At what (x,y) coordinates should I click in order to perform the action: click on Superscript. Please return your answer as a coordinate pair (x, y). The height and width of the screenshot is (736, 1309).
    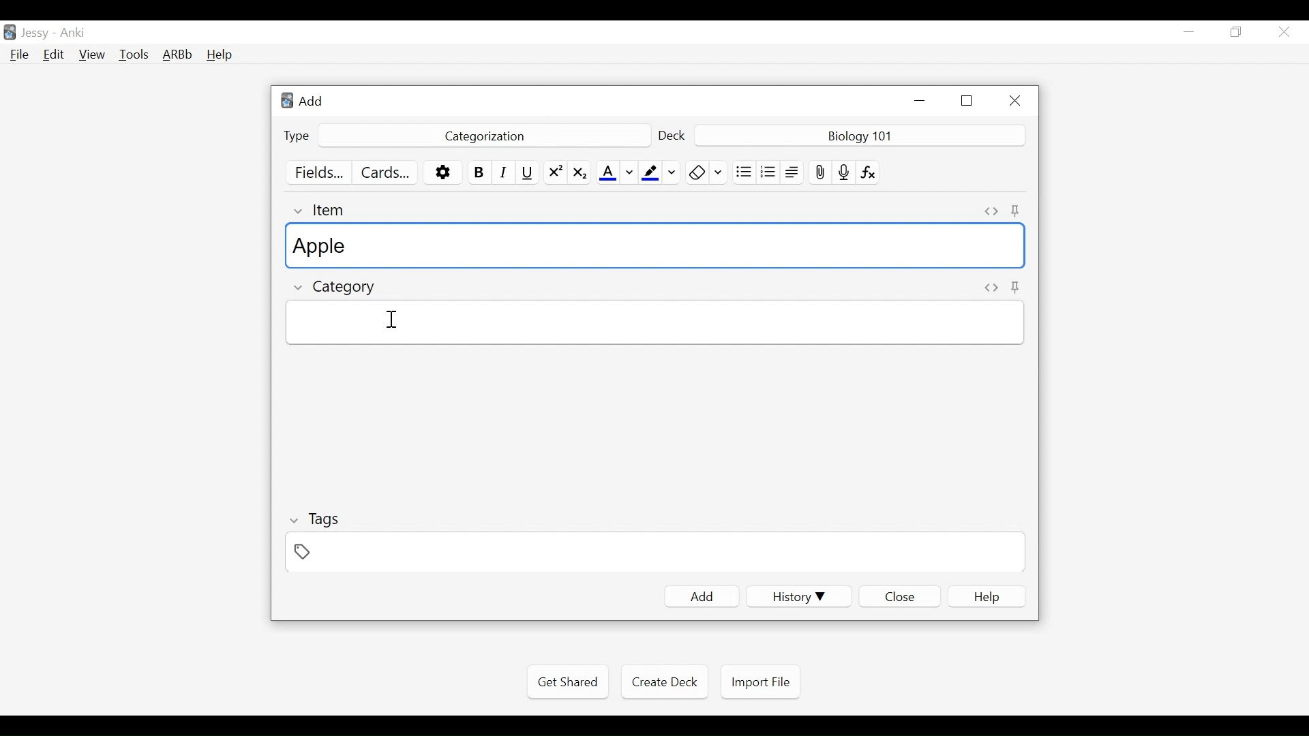
    Looking at the image, I should click on (555, 172).